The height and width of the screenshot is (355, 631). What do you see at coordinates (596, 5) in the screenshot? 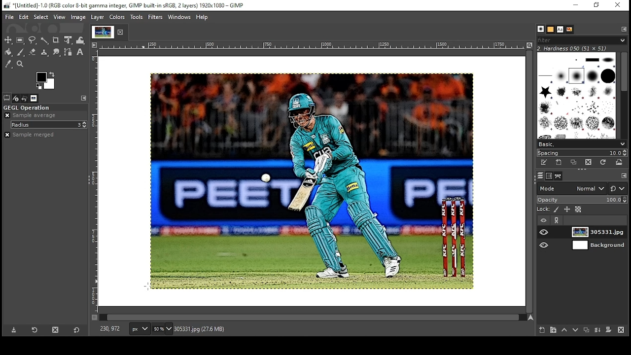
I see `restore` at bounding box center [596, 5].